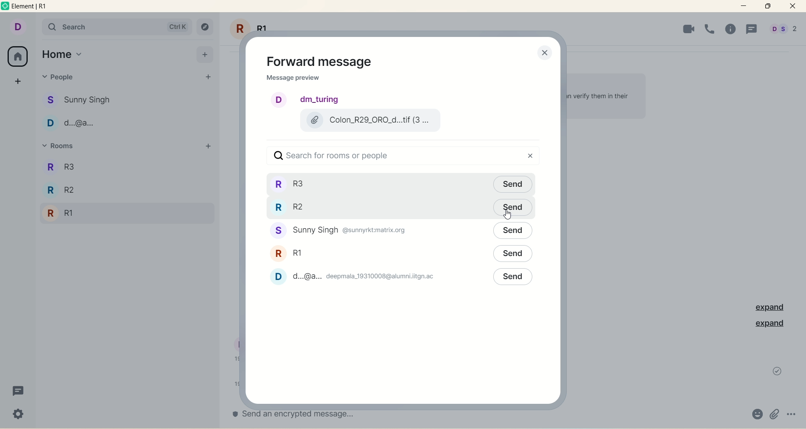  I want to click on search, so click(116, 27).